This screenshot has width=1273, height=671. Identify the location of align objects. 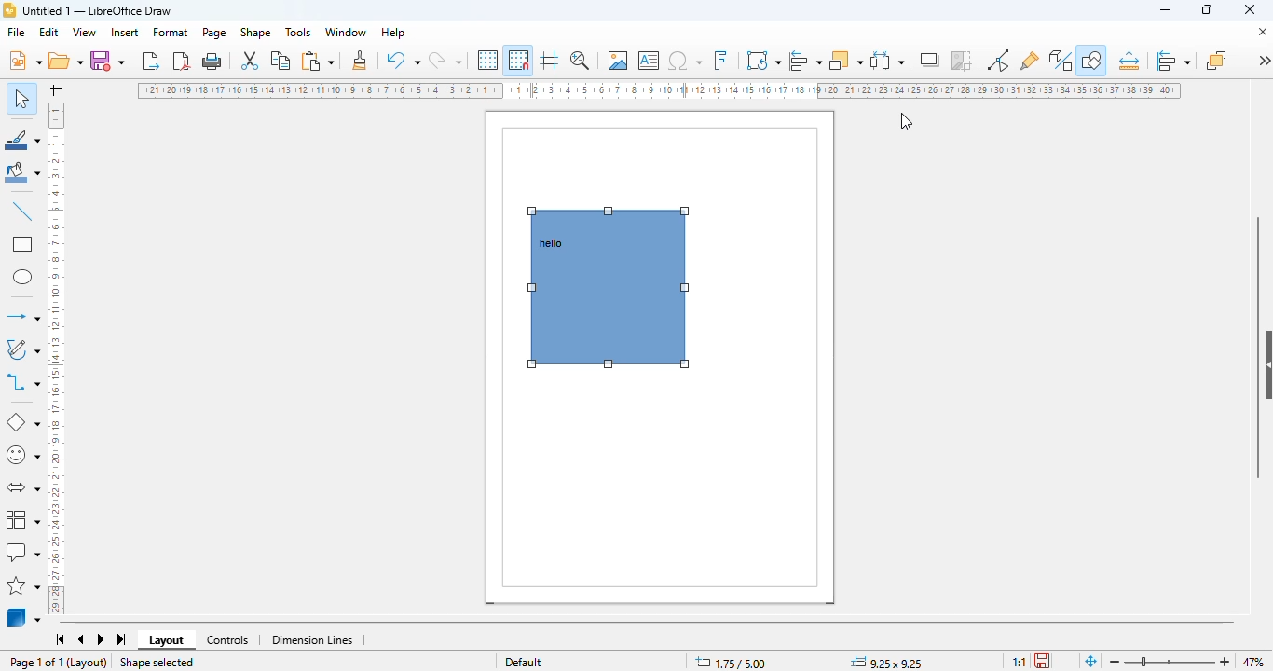
(804, 60).